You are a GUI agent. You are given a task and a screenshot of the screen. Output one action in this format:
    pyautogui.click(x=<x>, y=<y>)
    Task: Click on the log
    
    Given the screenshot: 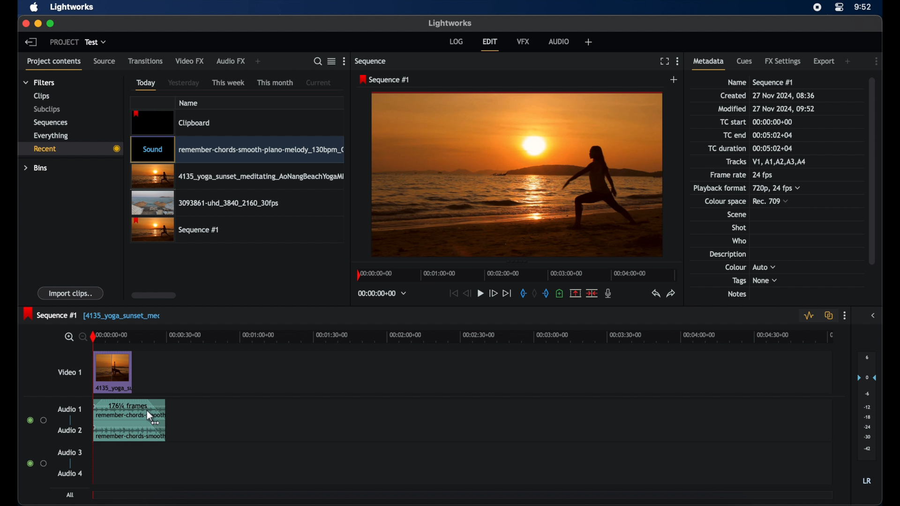 What is the action you would take?
    pyautogui.click(x=456, y=41)
    